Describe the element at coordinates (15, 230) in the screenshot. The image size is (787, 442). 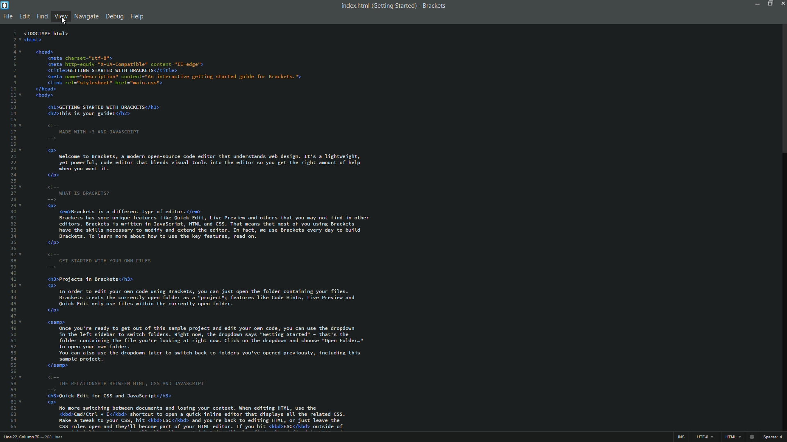
I see `Numbering line` at that location.